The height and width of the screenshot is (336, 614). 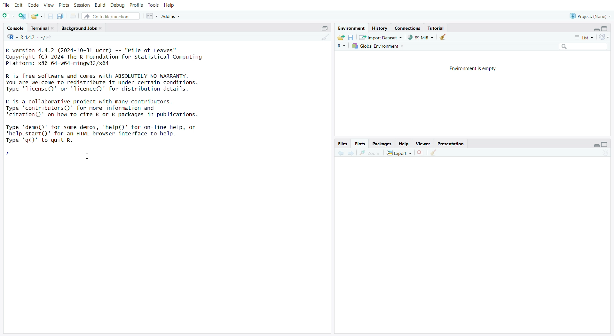 I want to click on Text cursor, so click(x=88, y=156).